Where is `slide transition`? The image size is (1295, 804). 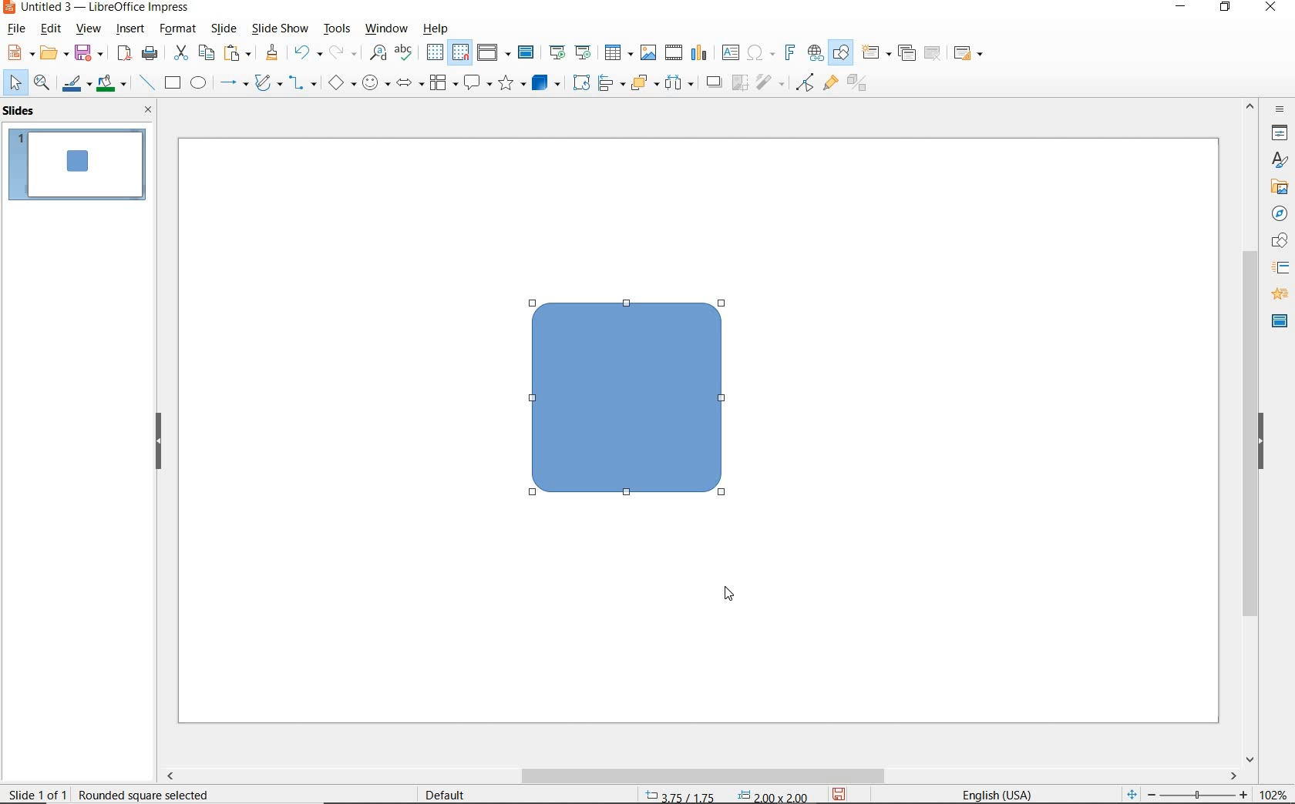 slide transition is located at coordinates (1280, 268).